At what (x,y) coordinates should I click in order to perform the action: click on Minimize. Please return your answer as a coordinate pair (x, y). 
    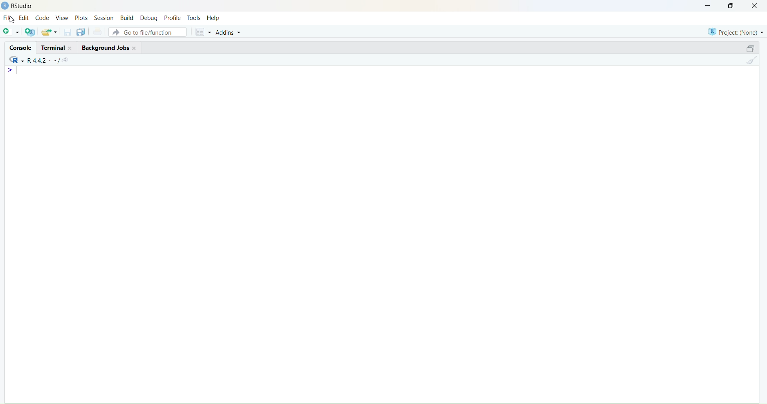
    Looking at the image, I should click on (706, 6).